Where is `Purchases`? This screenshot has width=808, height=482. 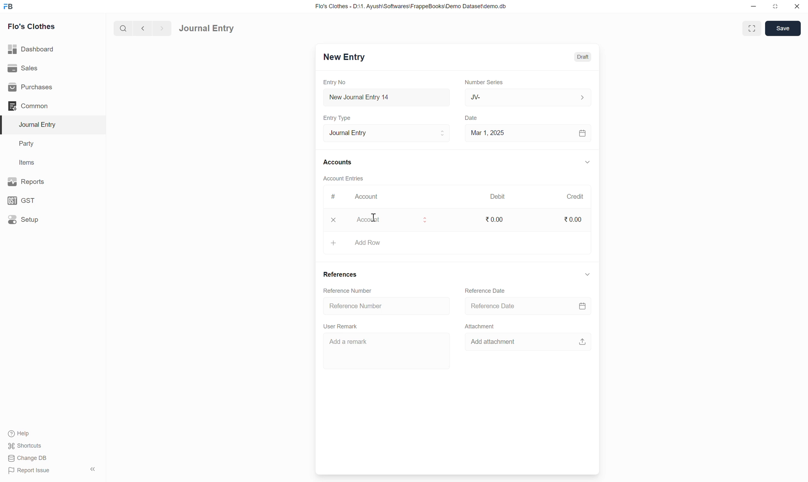
Purchases is located at coordinates (32, 87).